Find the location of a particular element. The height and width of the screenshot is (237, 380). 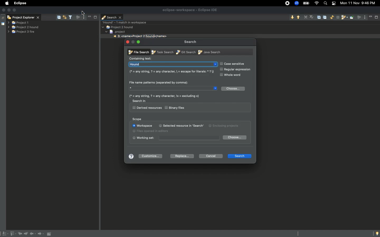

zoom is located at coordinates (297, 3).